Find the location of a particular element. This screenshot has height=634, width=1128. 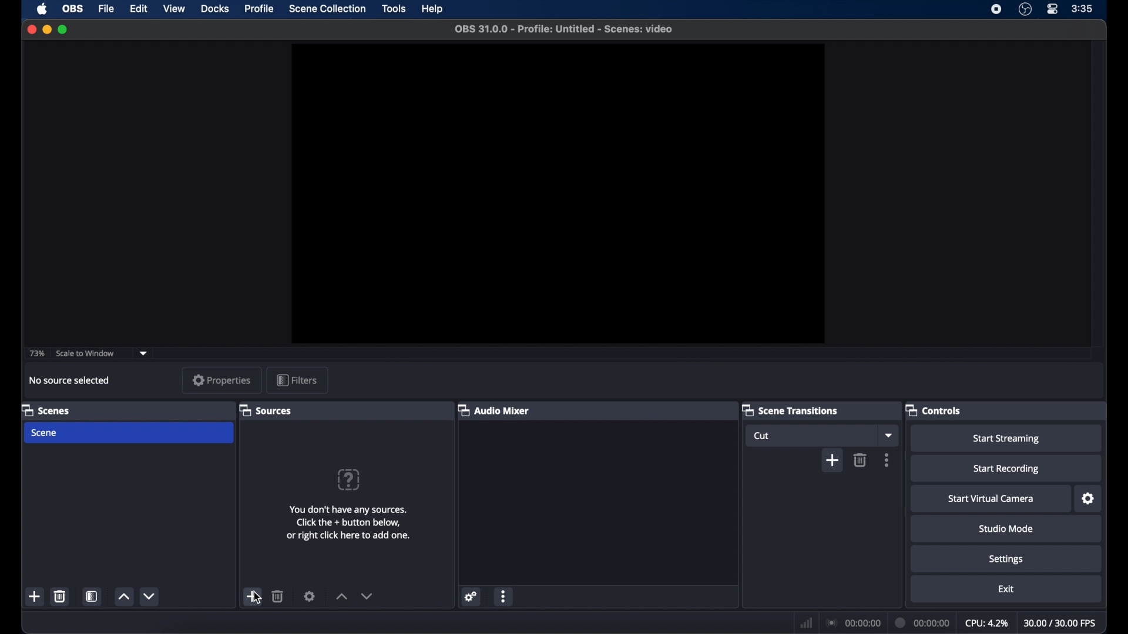

screen recording is located at coordinates (996, 9).